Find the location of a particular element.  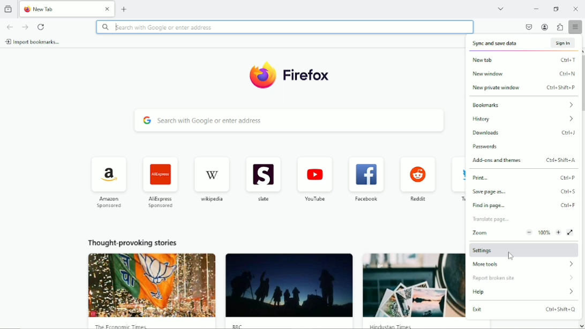

Amazon spnosored is located at coordinates (109, 184).